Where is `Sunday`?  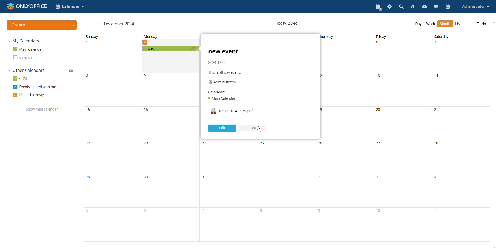 Sunday is located at coordinates (92, 37).